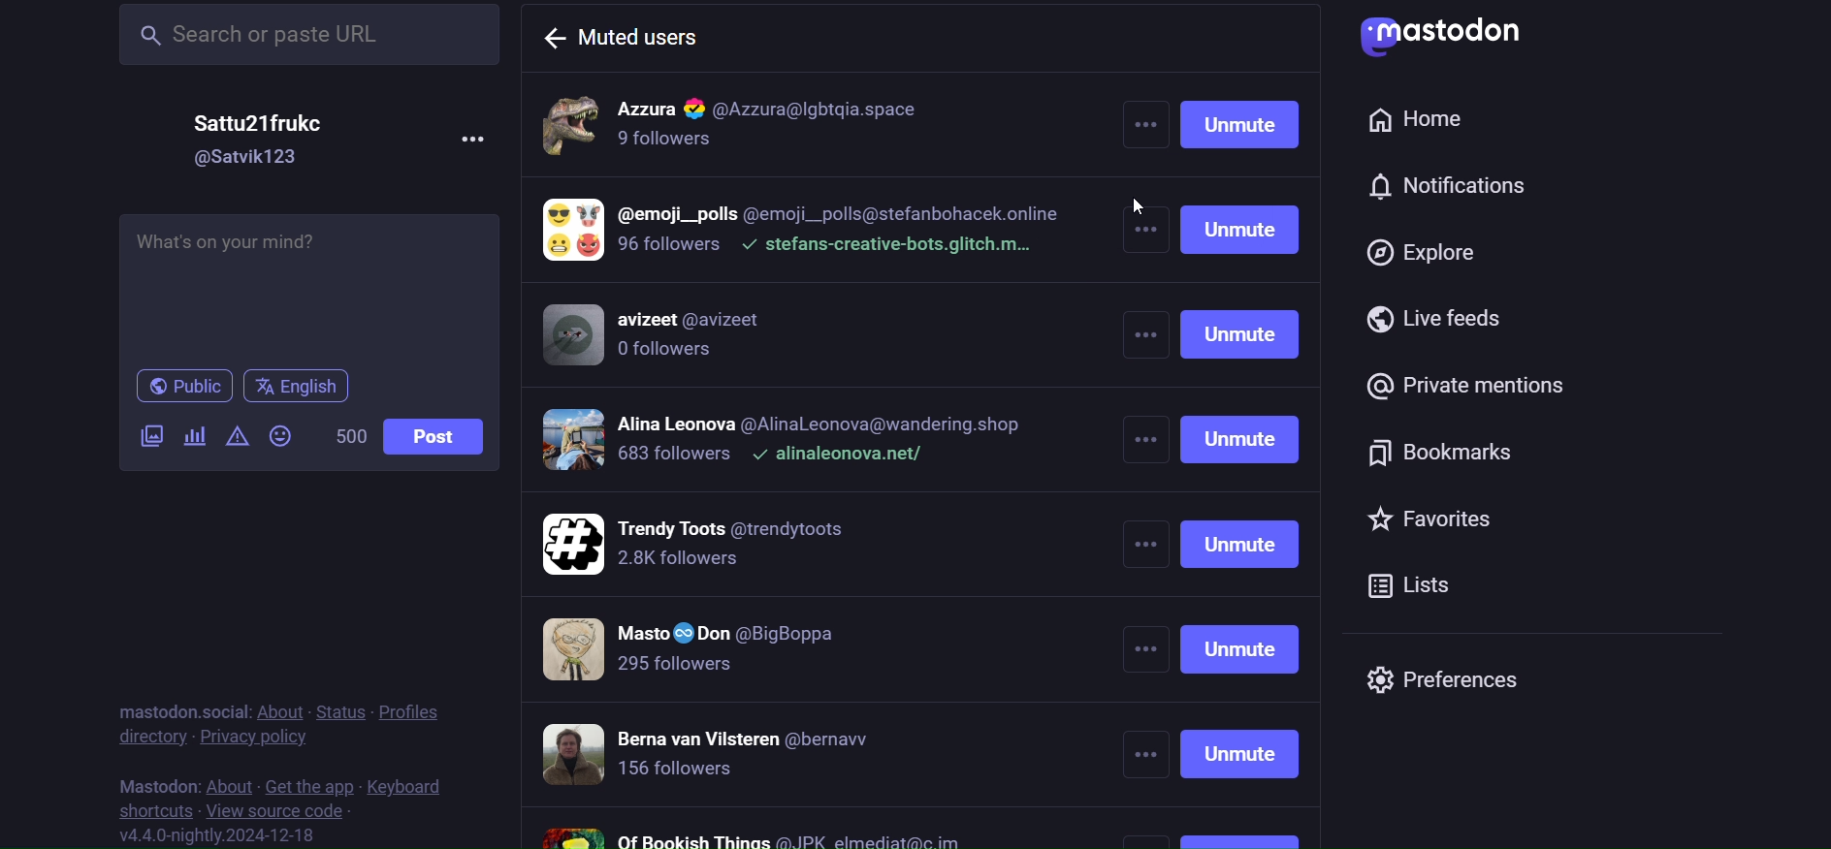 The height and width of the screenshot is (849, 1831). I want to click on muted accounts 3, so click(686, 336).